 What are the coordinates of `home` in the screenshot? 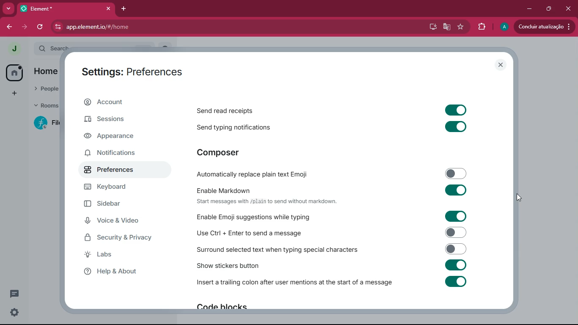 It's located at (48, 72).